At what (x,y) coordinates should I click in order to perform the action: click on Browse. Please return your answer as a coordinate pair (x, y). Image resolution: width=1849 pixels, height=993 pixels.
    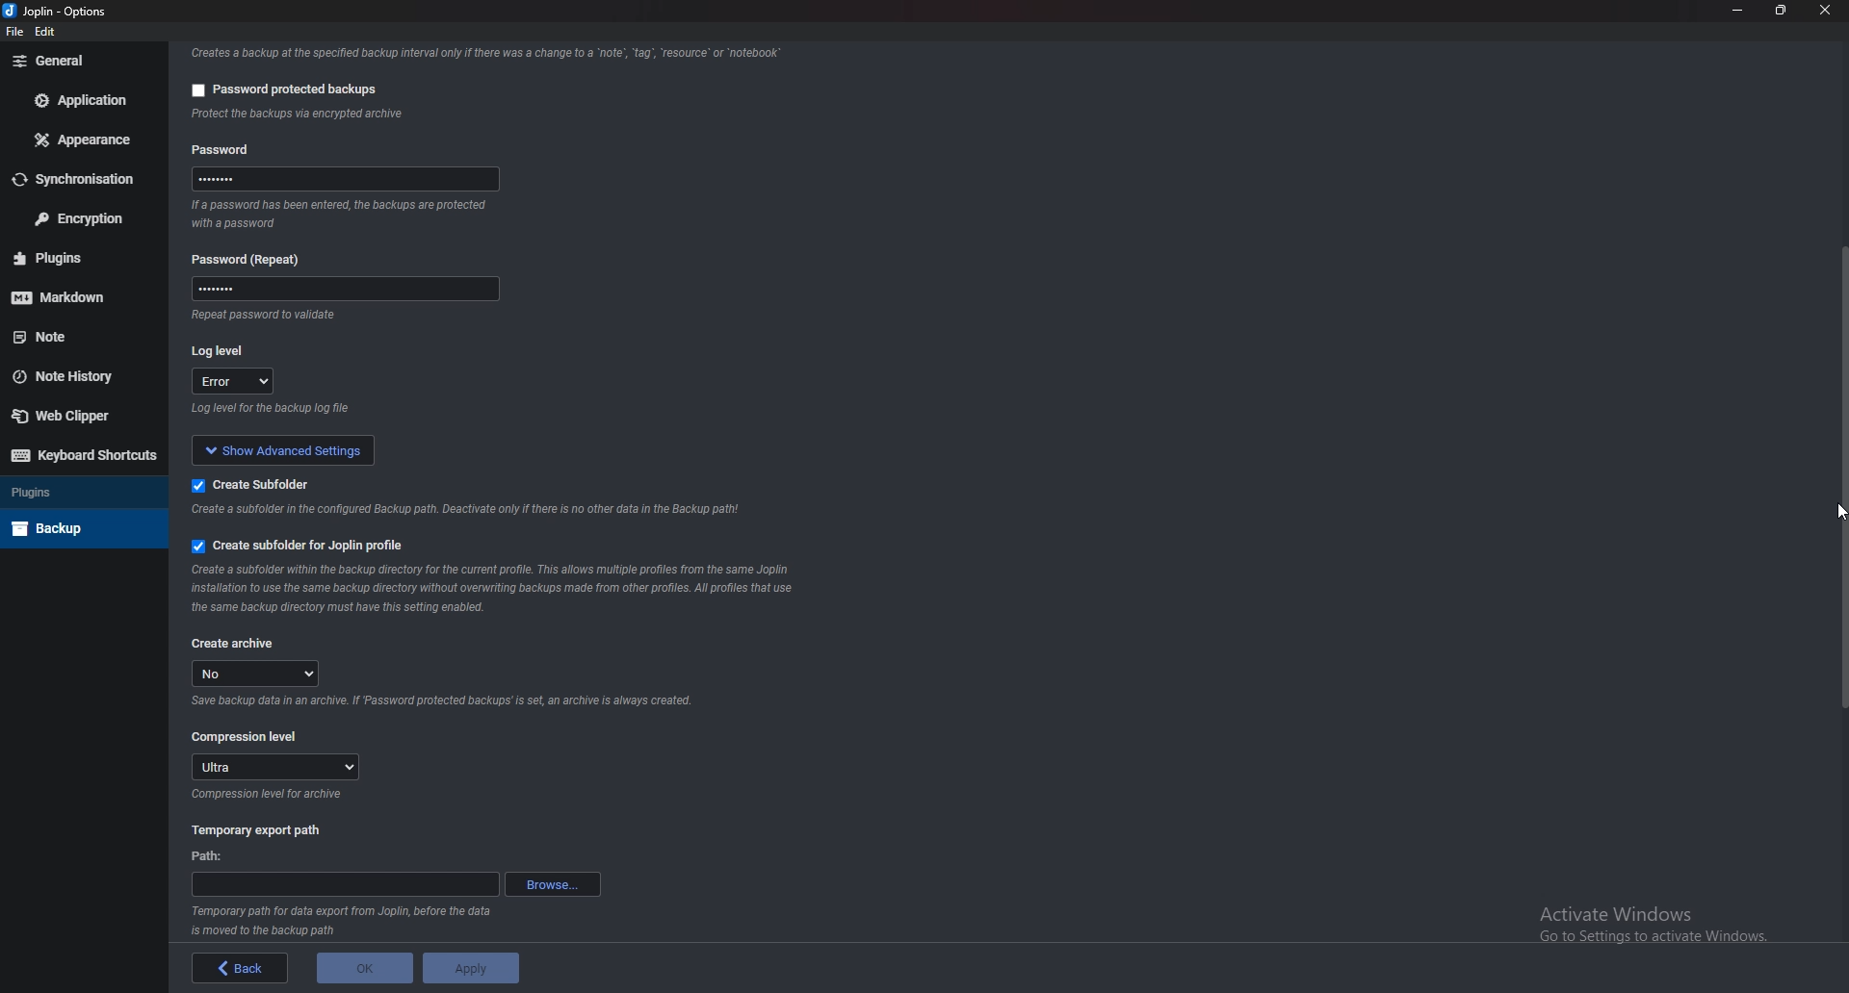
    Looking at the image, I should click on (552, 884).